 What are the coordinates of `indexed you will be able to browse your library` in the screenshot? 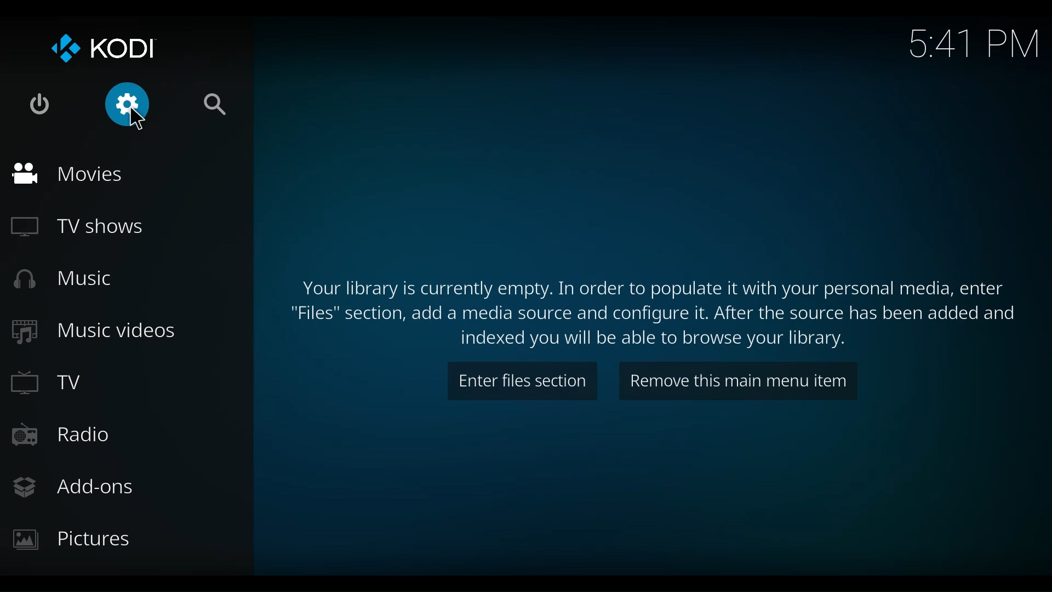 It's located at (653, 339).